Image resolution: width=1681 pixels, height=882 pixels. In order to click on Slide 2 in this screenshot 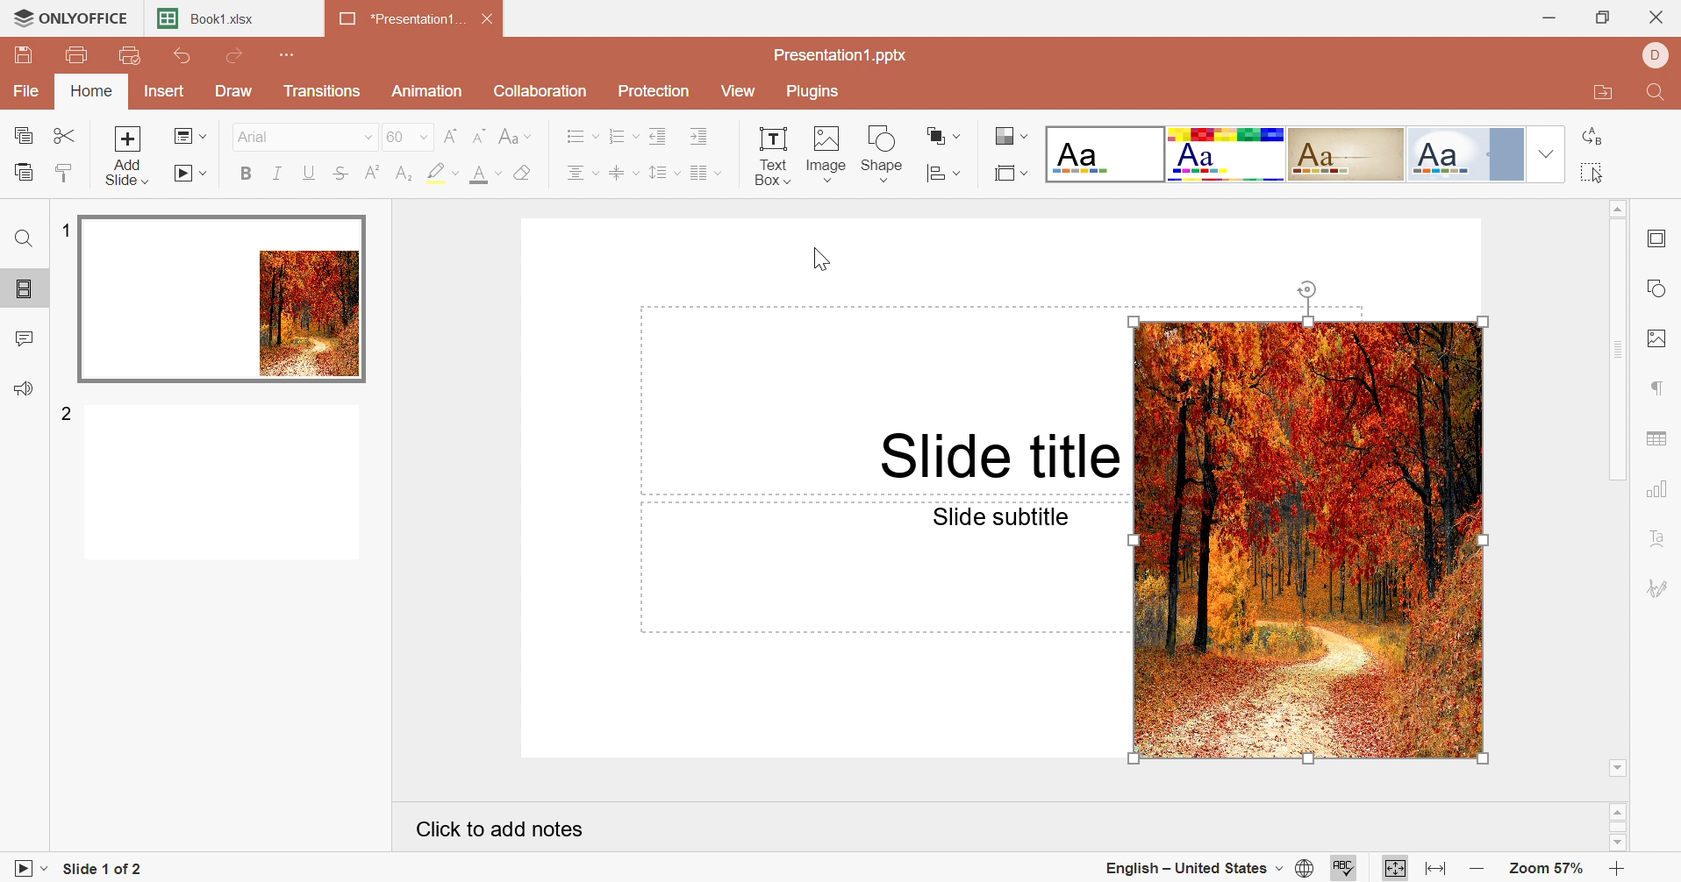, I will do `click(224, 484)`.